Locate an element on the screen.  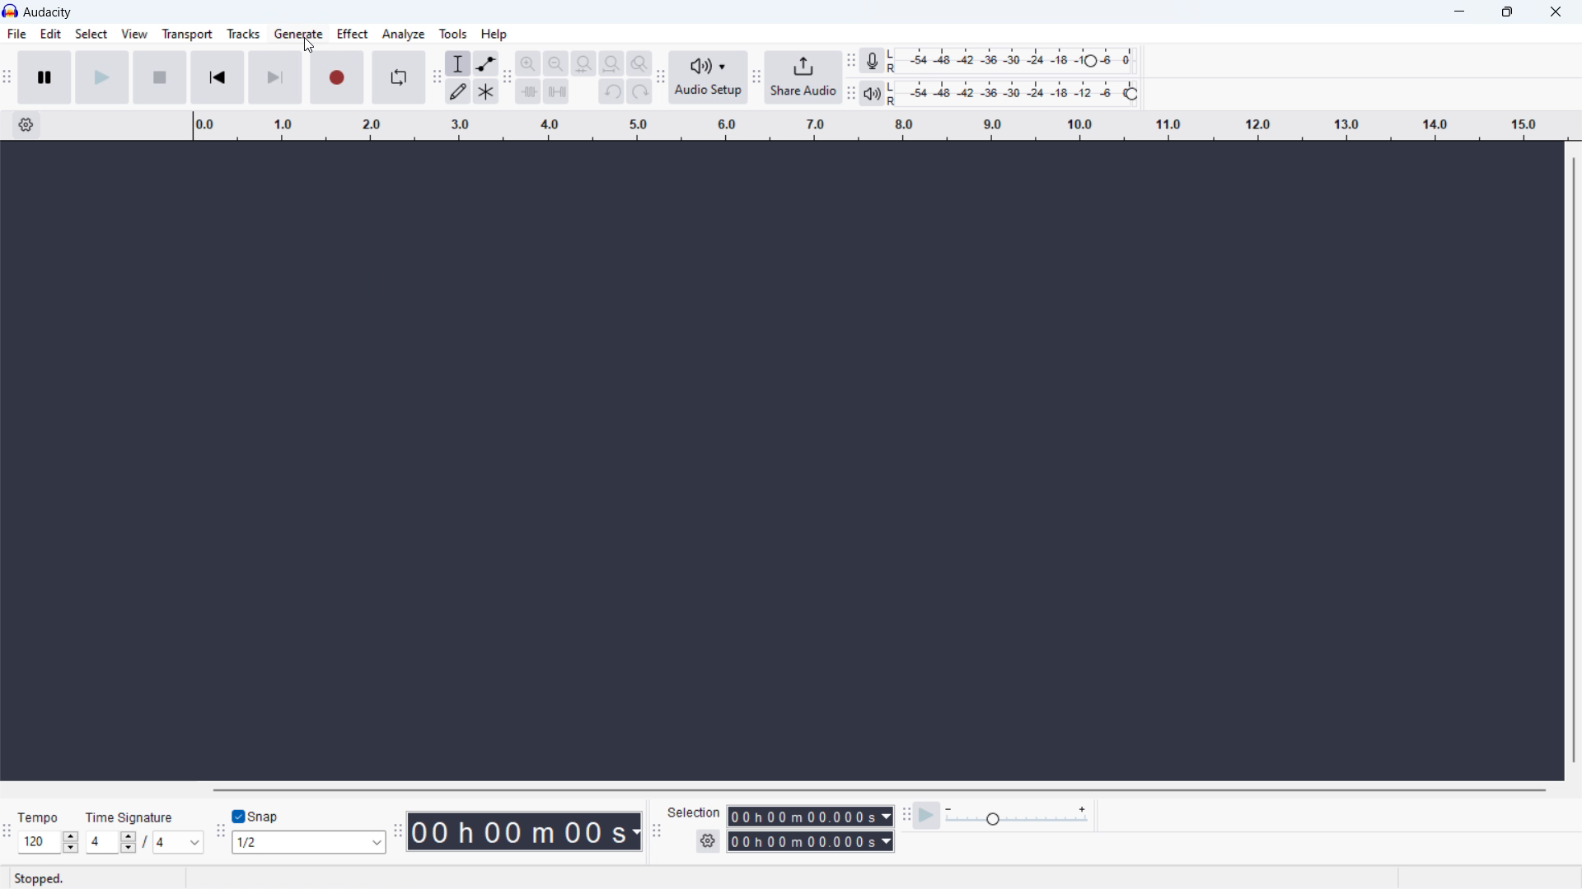
share audio is located at coordinates (803, 78).